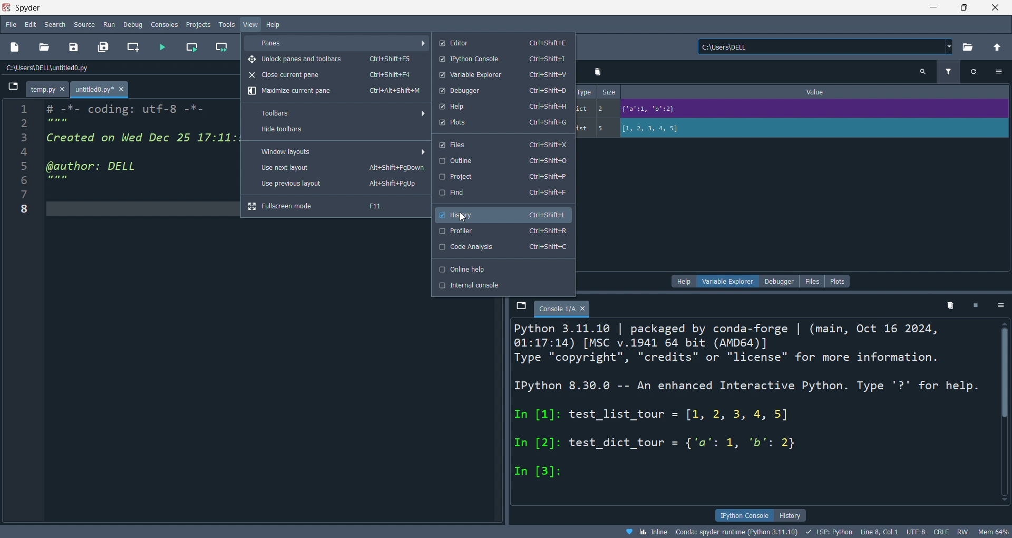  I want to click on untitled, so click(101, 90).